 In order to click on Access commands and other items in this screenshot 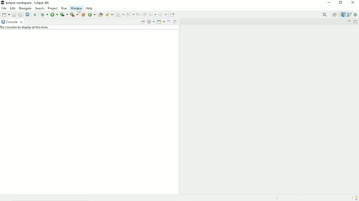, I will do `click(325, 14)`.